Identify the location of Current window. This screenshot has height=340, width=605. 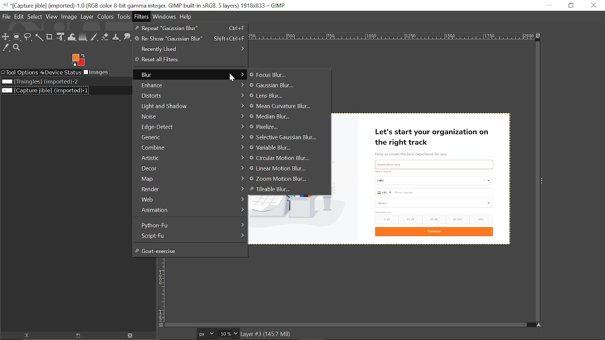
(145, 5).